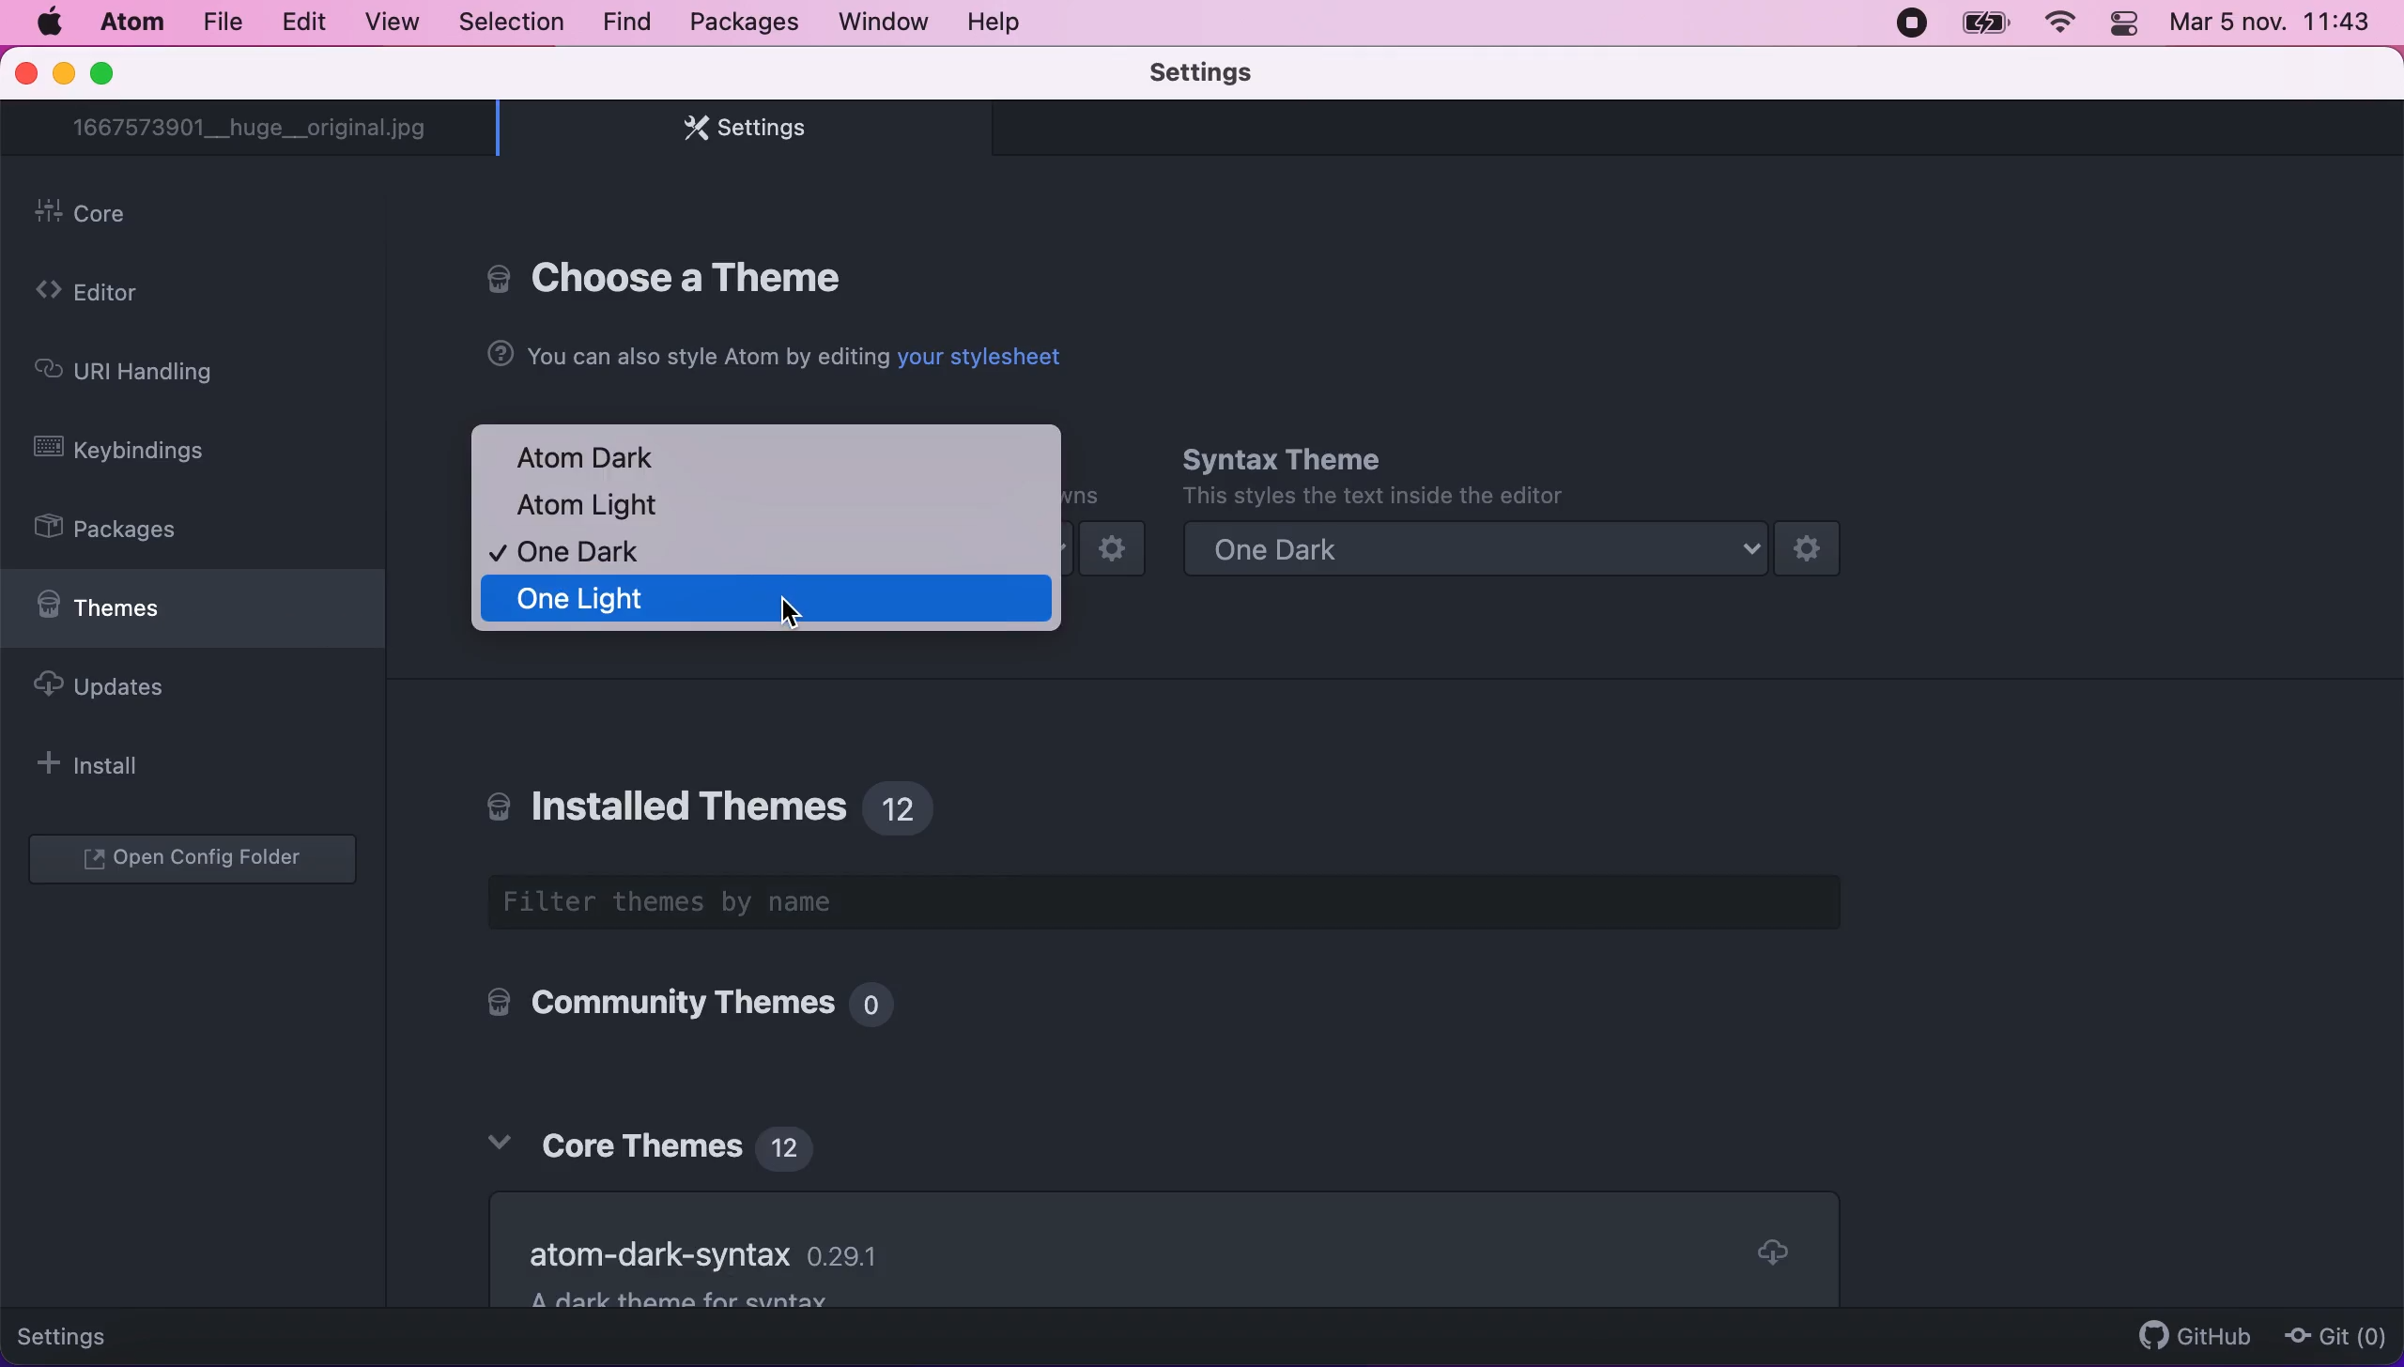 Image resolution: width=2404 pixels, height=1367 pixels. Describe the element at coordinates (148, 373) in the screenshot. I see `uri handling` at that location.